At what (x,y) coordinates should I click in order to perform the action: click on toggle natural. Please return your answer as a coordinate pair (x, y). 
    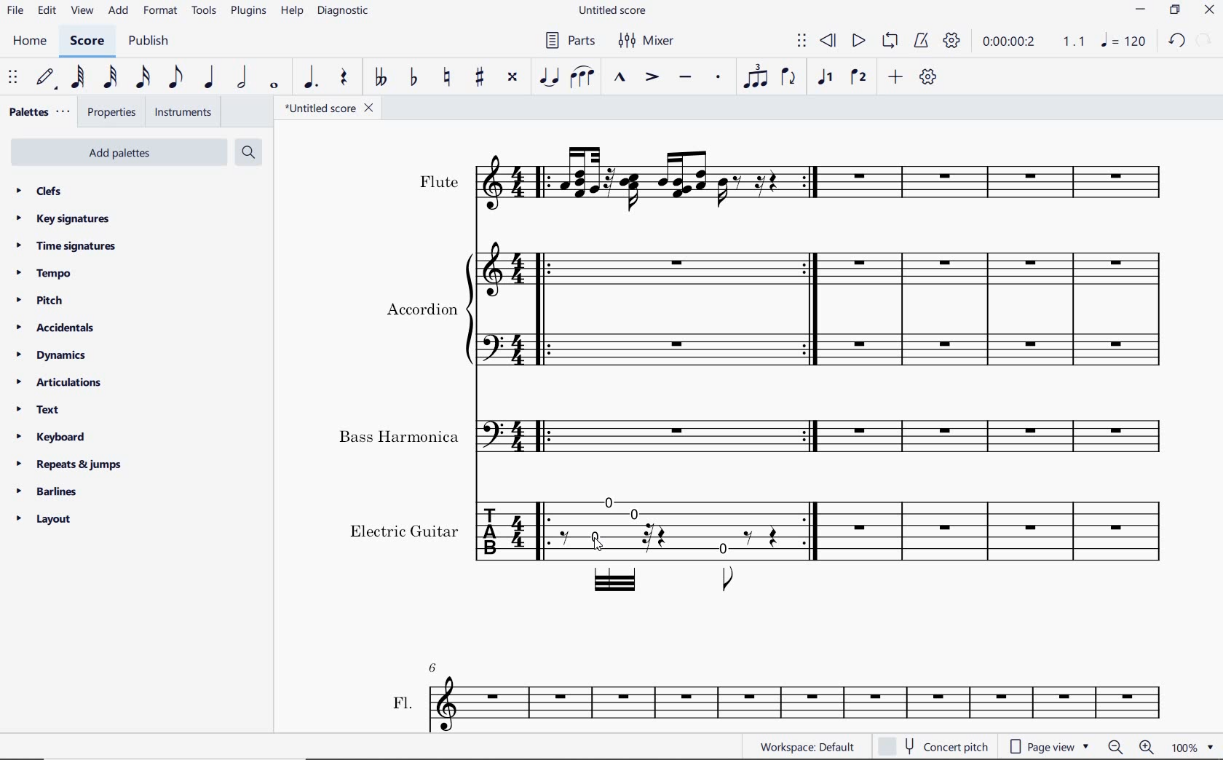
    Looking at the image, I should click on (447, 77).